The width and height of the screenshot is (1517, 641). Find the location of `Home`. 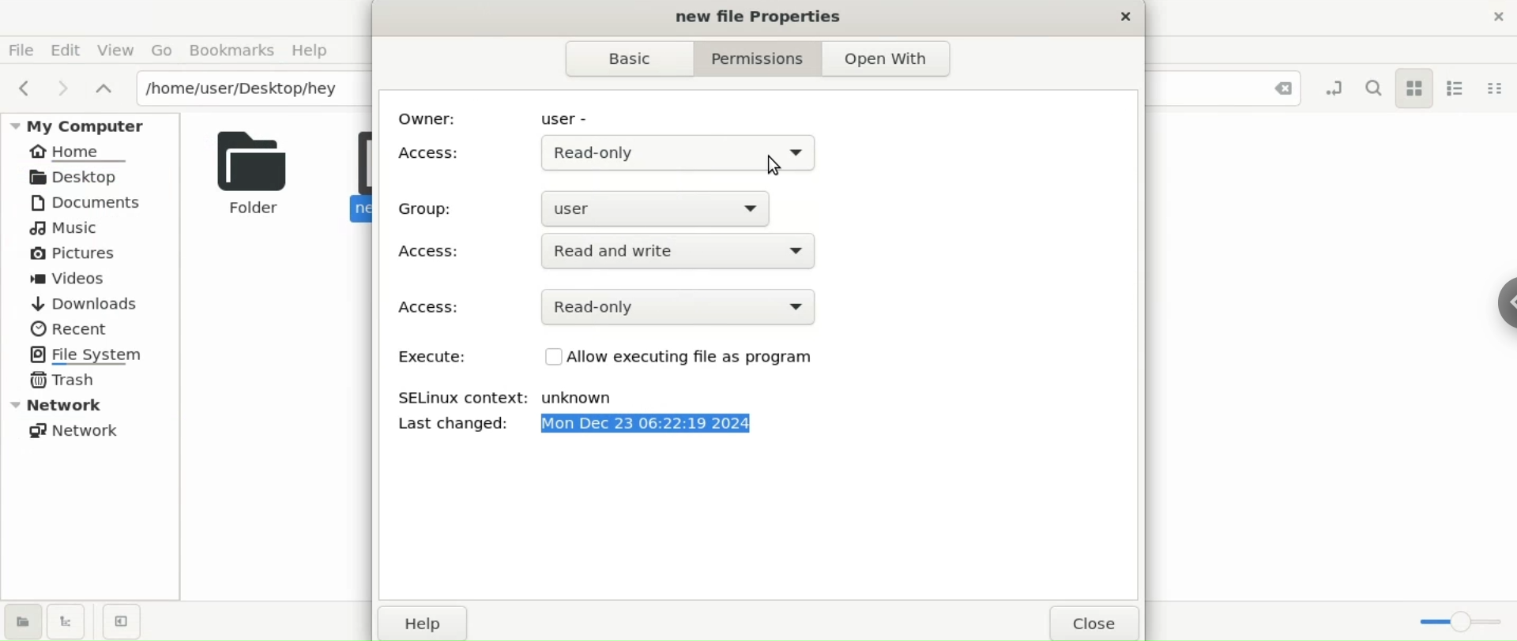

Home is located at coordinates (81, 152).